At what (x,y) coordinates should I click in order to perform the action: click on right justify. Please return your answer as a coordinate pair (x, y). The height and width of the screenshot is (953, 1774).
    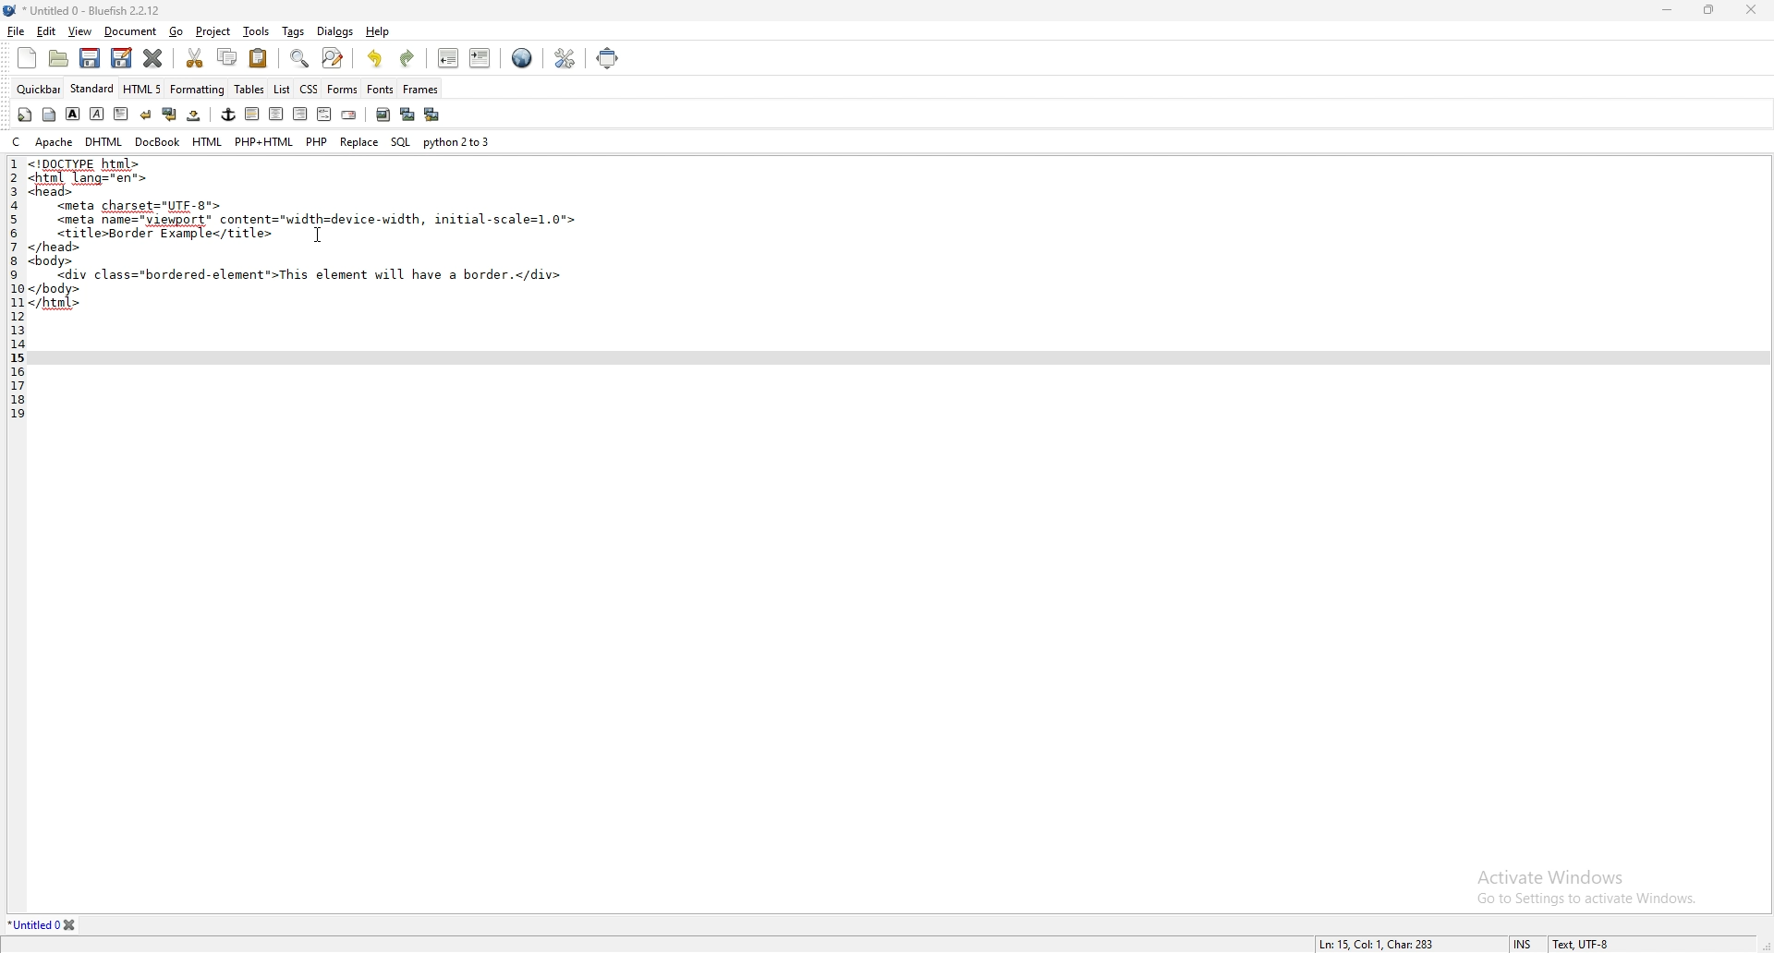
    Looking at the image, I should click on (300, 113).